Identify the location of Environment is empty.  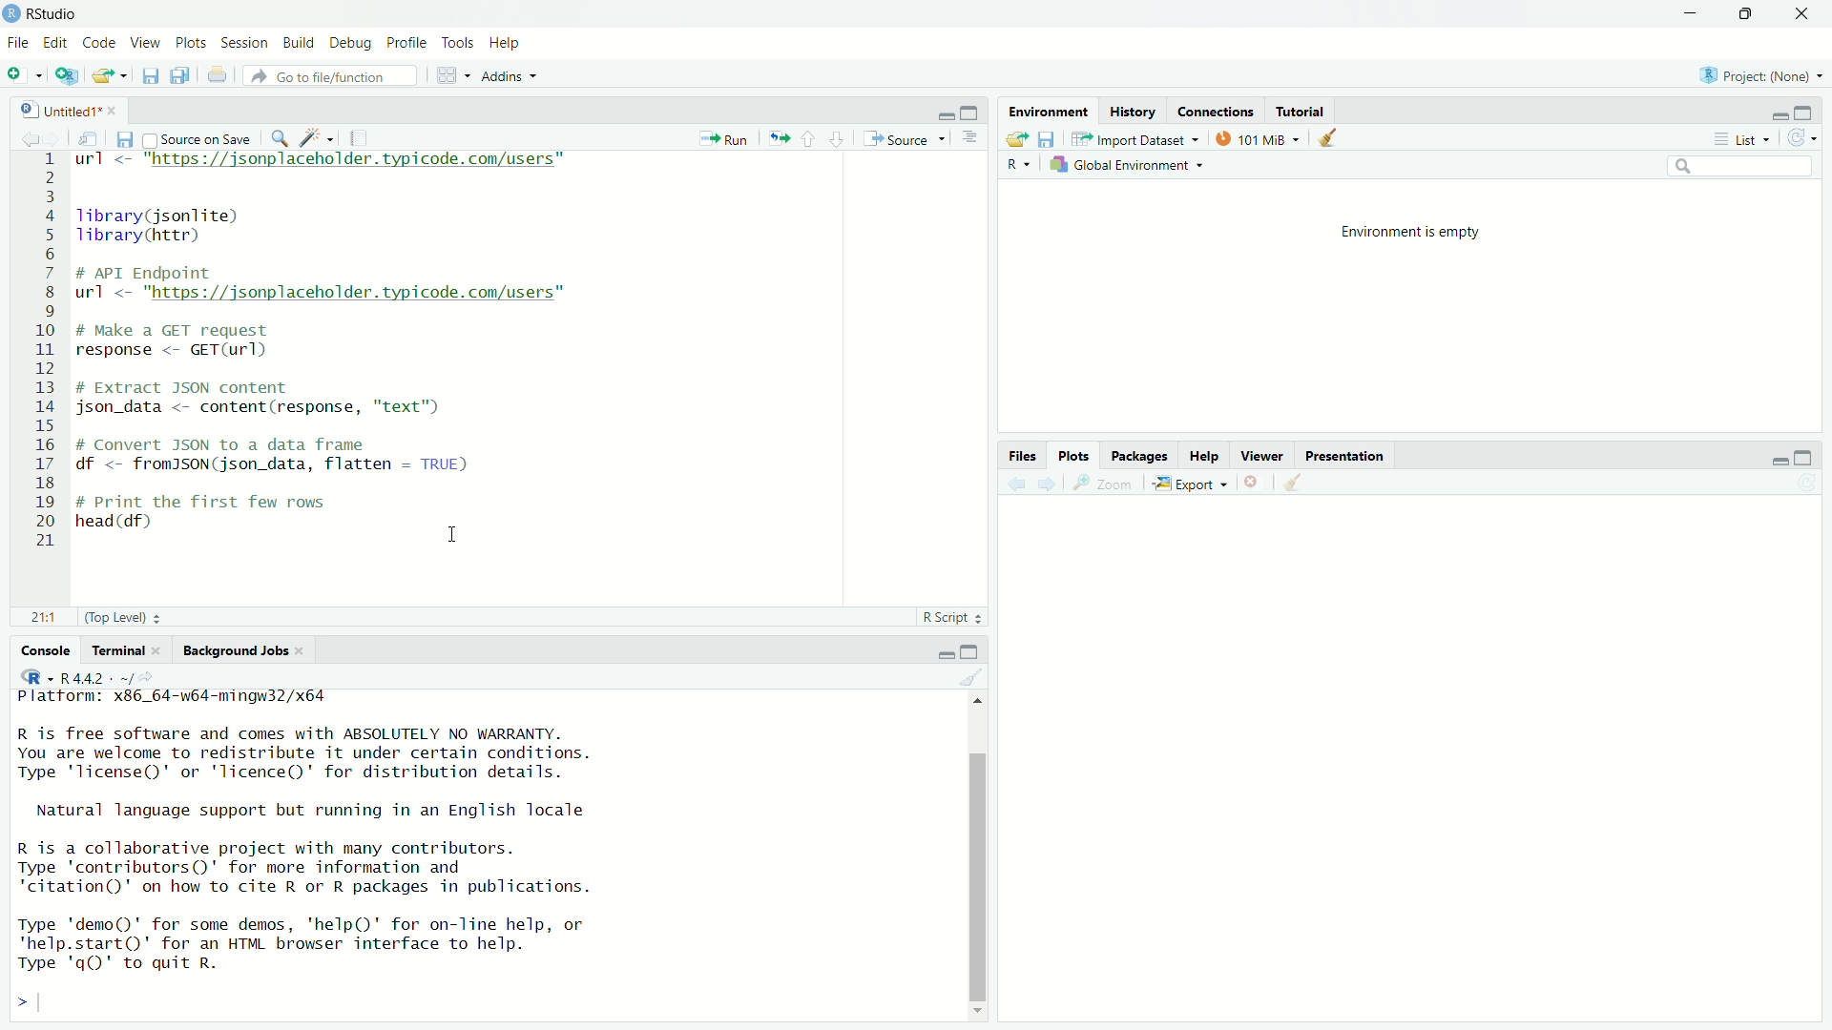
(1411, 234).